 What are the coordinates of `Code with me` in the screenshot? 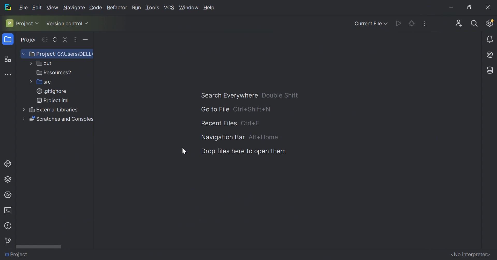 It's located at (458, 22).